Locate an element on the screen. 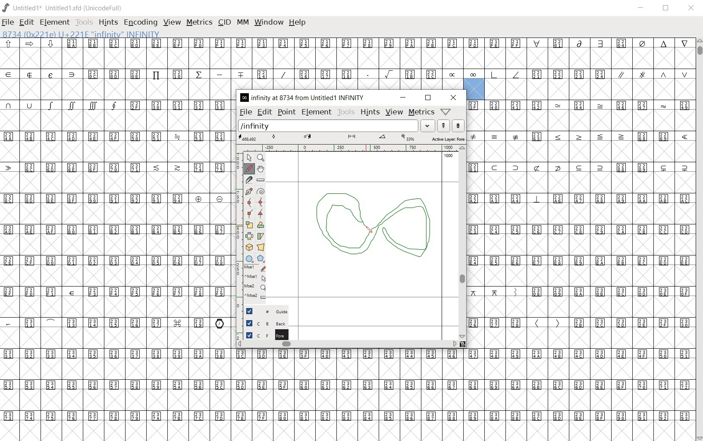  add a curve point is located at coordinates (249, 203).